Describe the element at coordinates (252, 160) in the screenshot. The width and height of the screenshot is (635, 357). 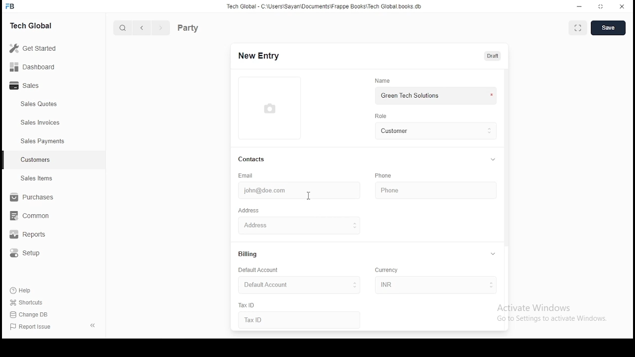
I see `contacts` at that location.